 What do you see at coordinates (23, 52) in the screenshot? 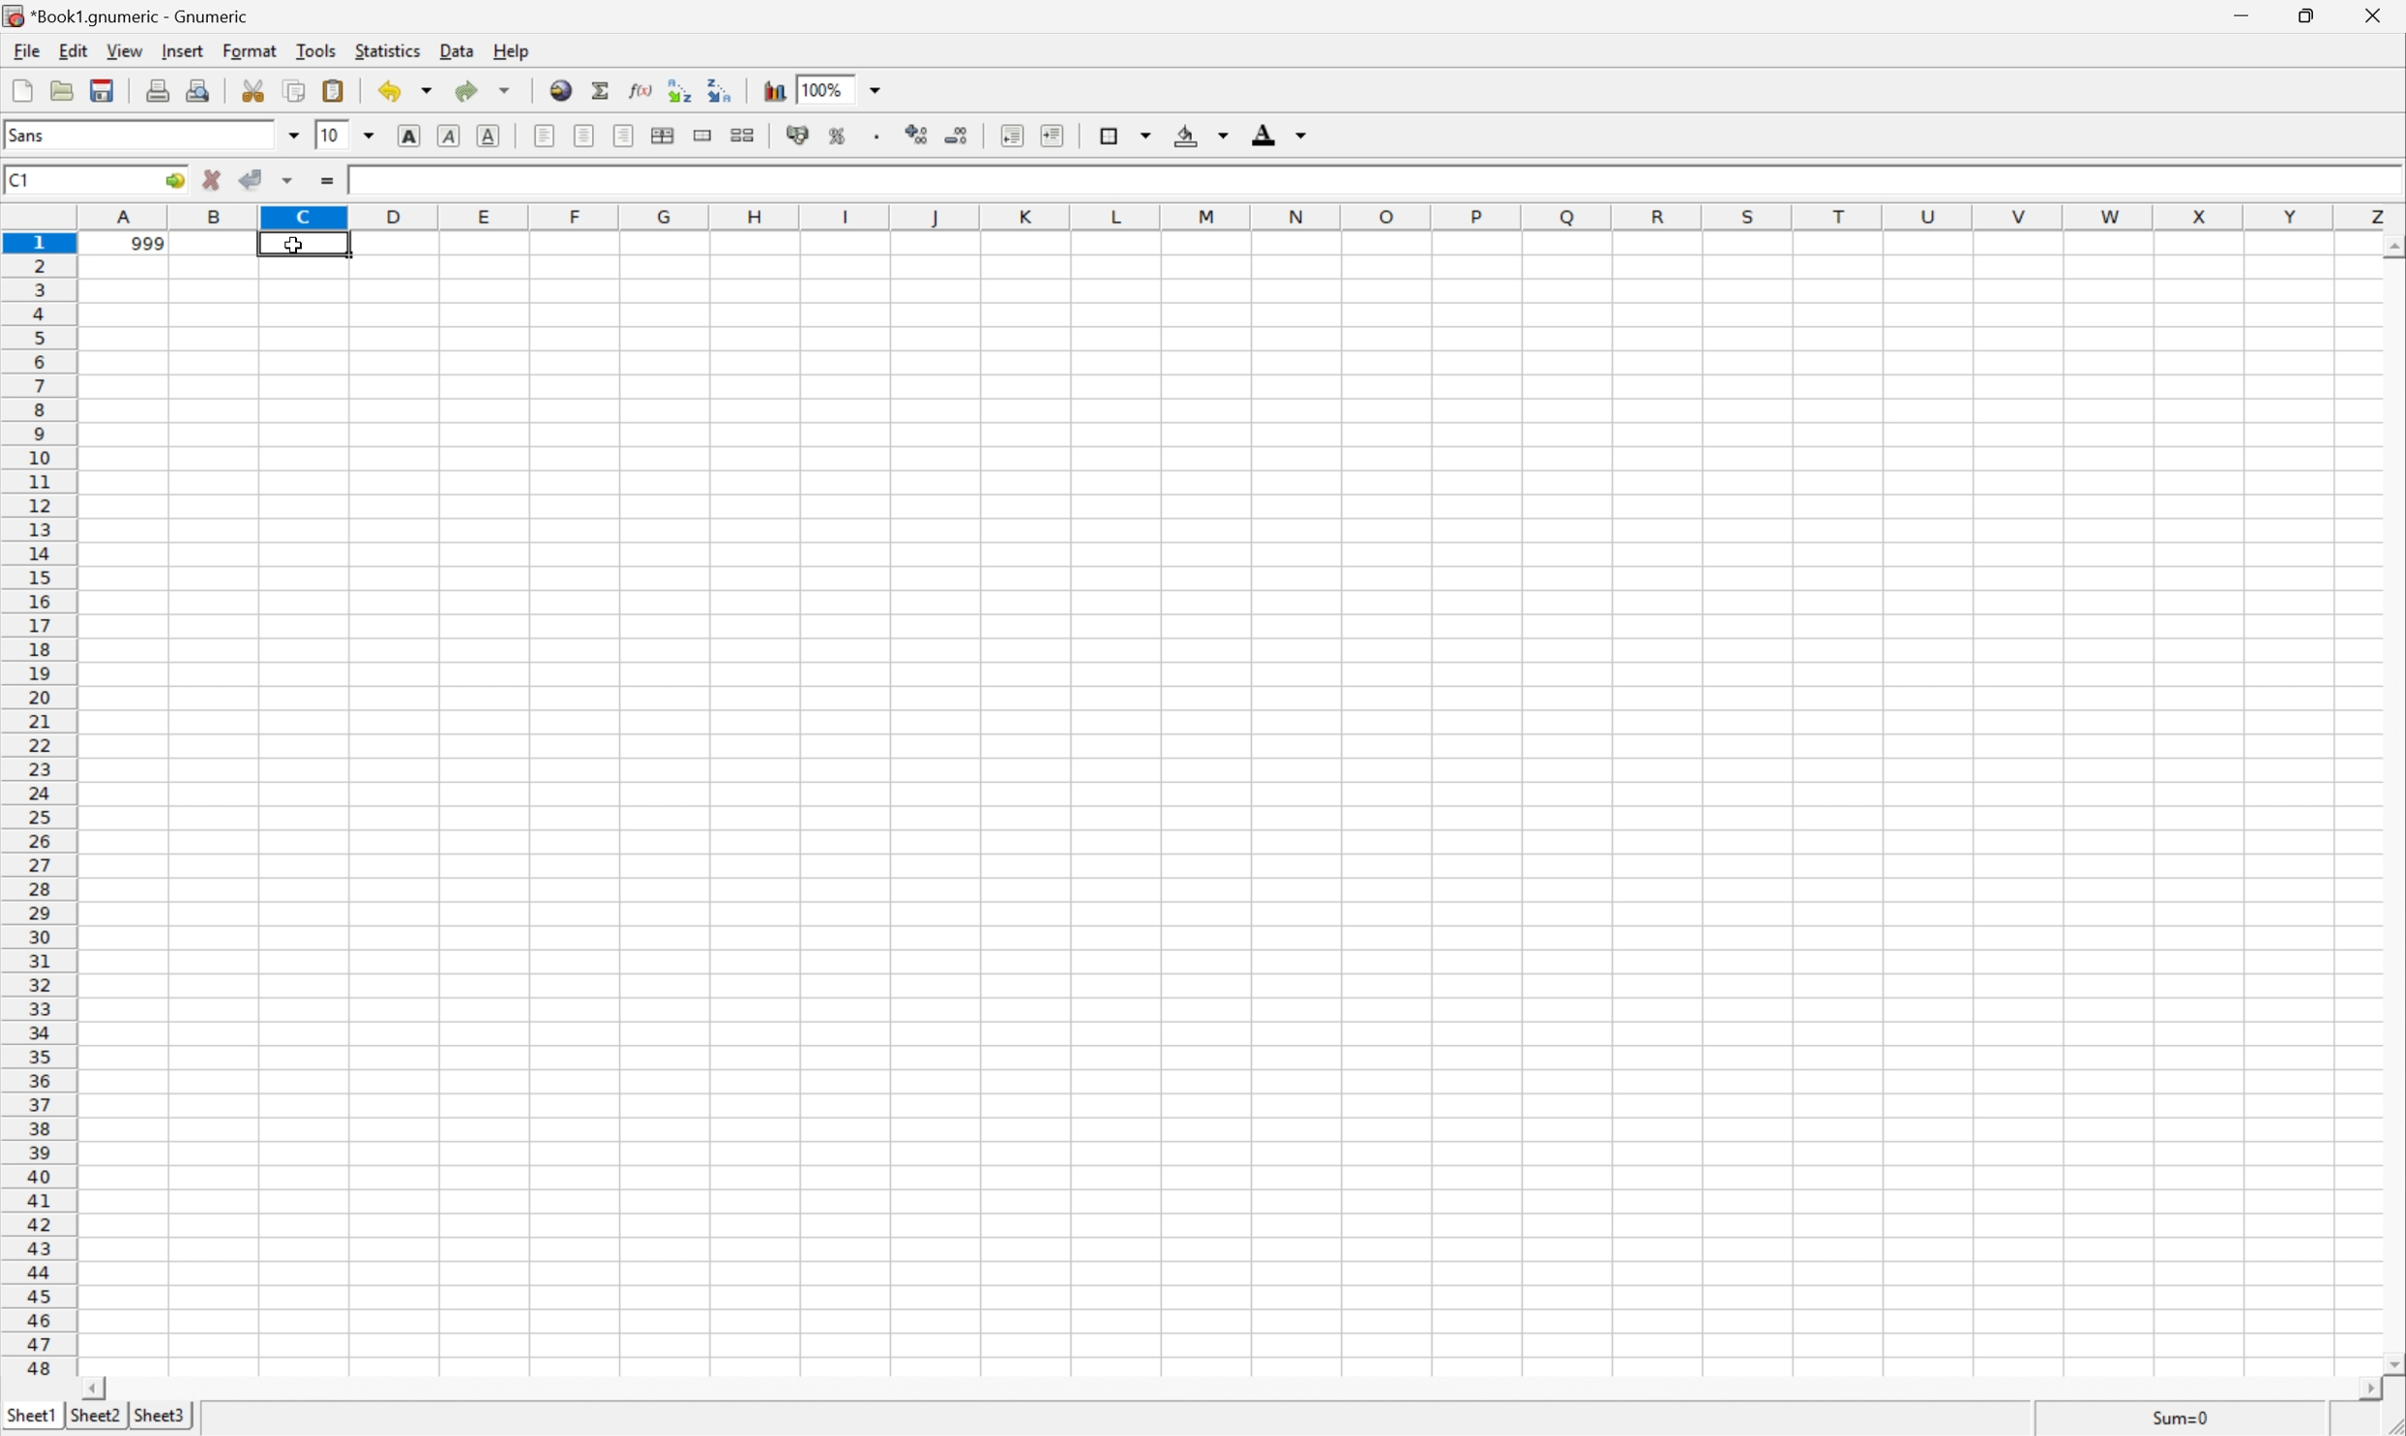
I see `file` at bounding box center [23, 52].